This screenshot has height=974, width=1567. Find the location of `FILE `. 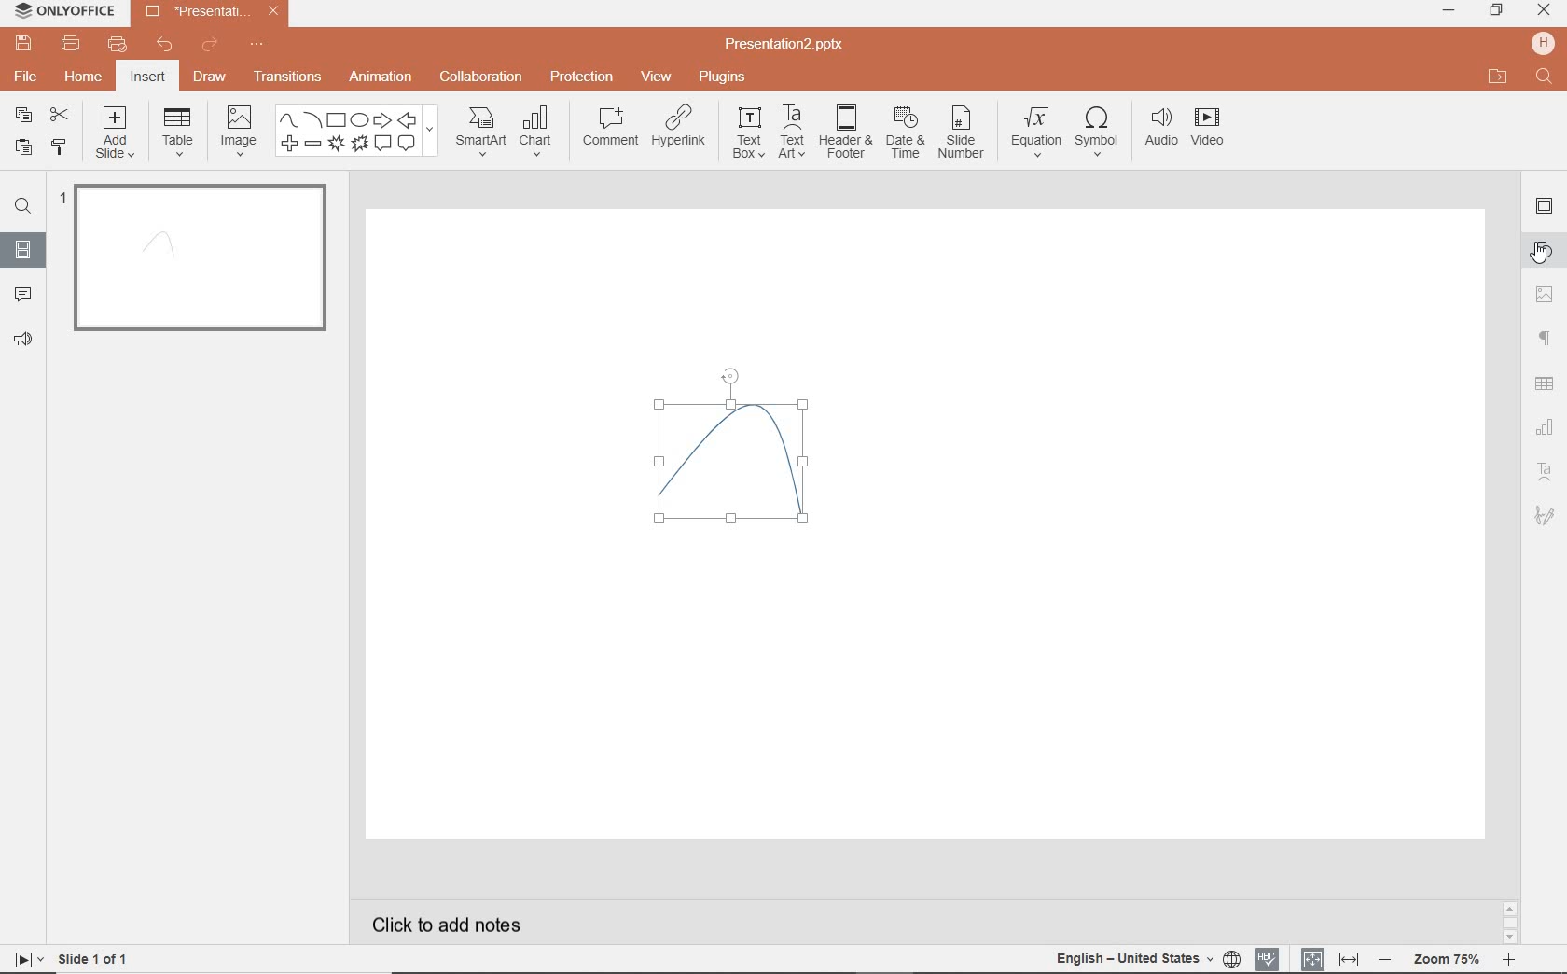

FILE  is located at coordinates (28, 78).